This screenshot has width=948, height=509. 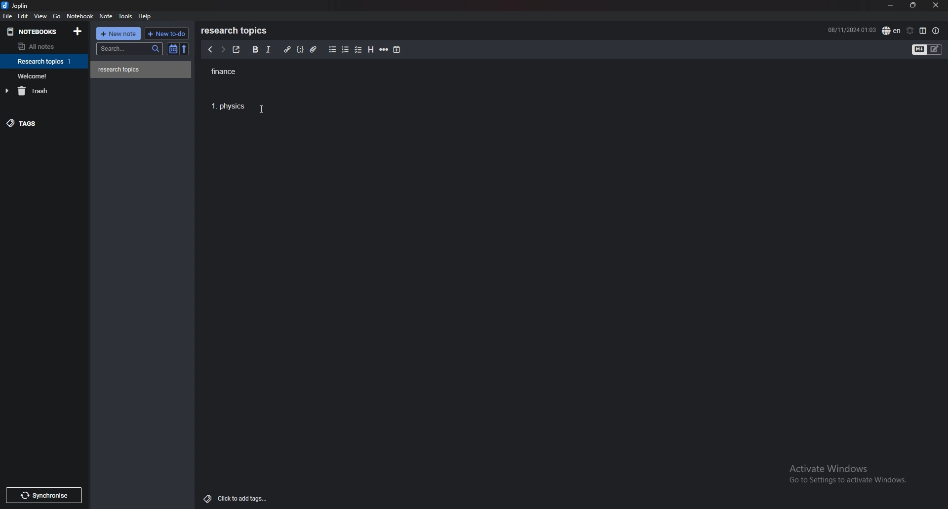 I want to click on 08/11/2024 01:02, so click(x=851, y=30).